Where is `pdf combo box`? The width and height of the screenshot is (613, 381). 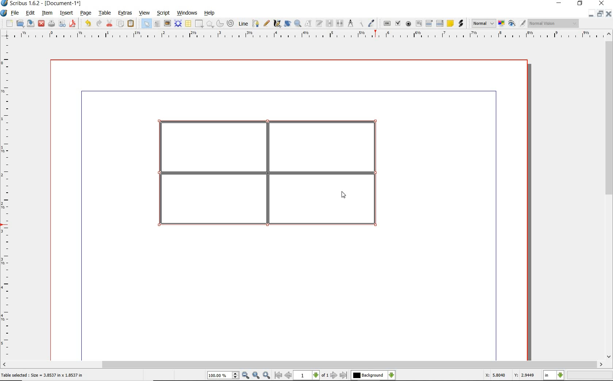 pdf combo box is located at coordinates (430, 24).